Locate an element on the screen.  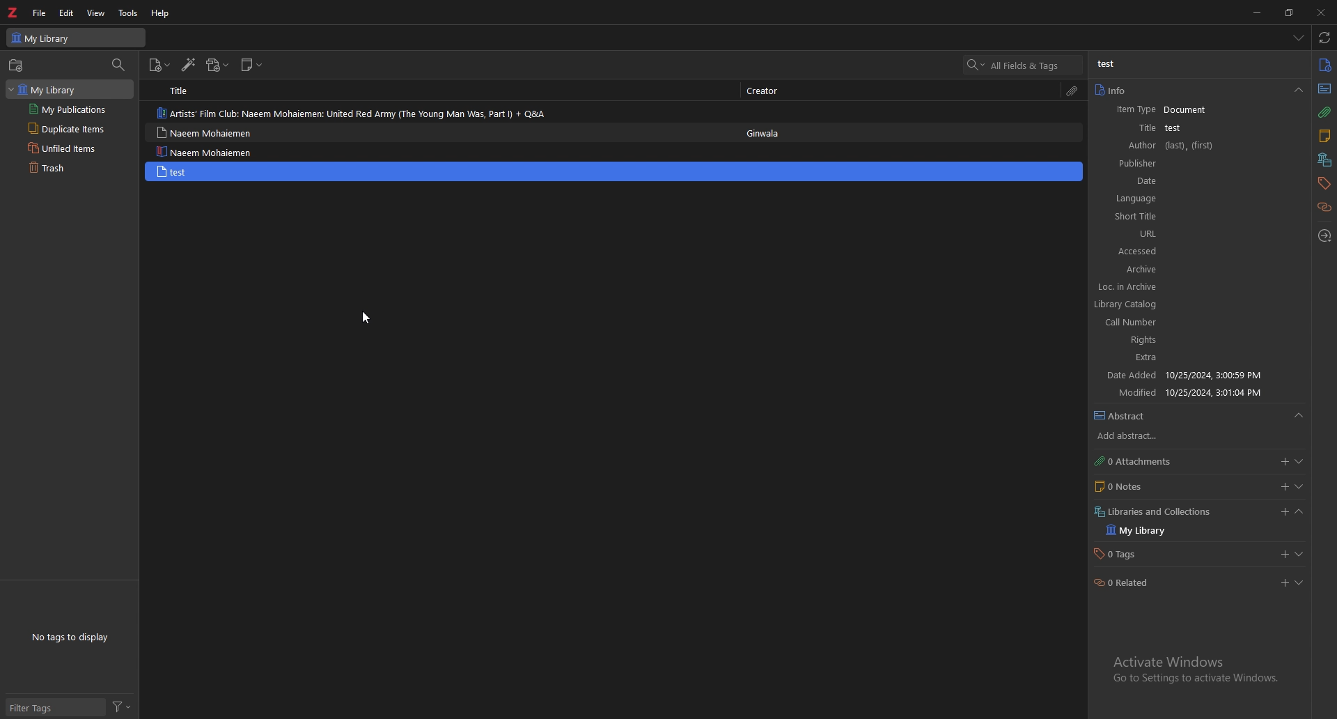
title is located at coordinates (183, 90).